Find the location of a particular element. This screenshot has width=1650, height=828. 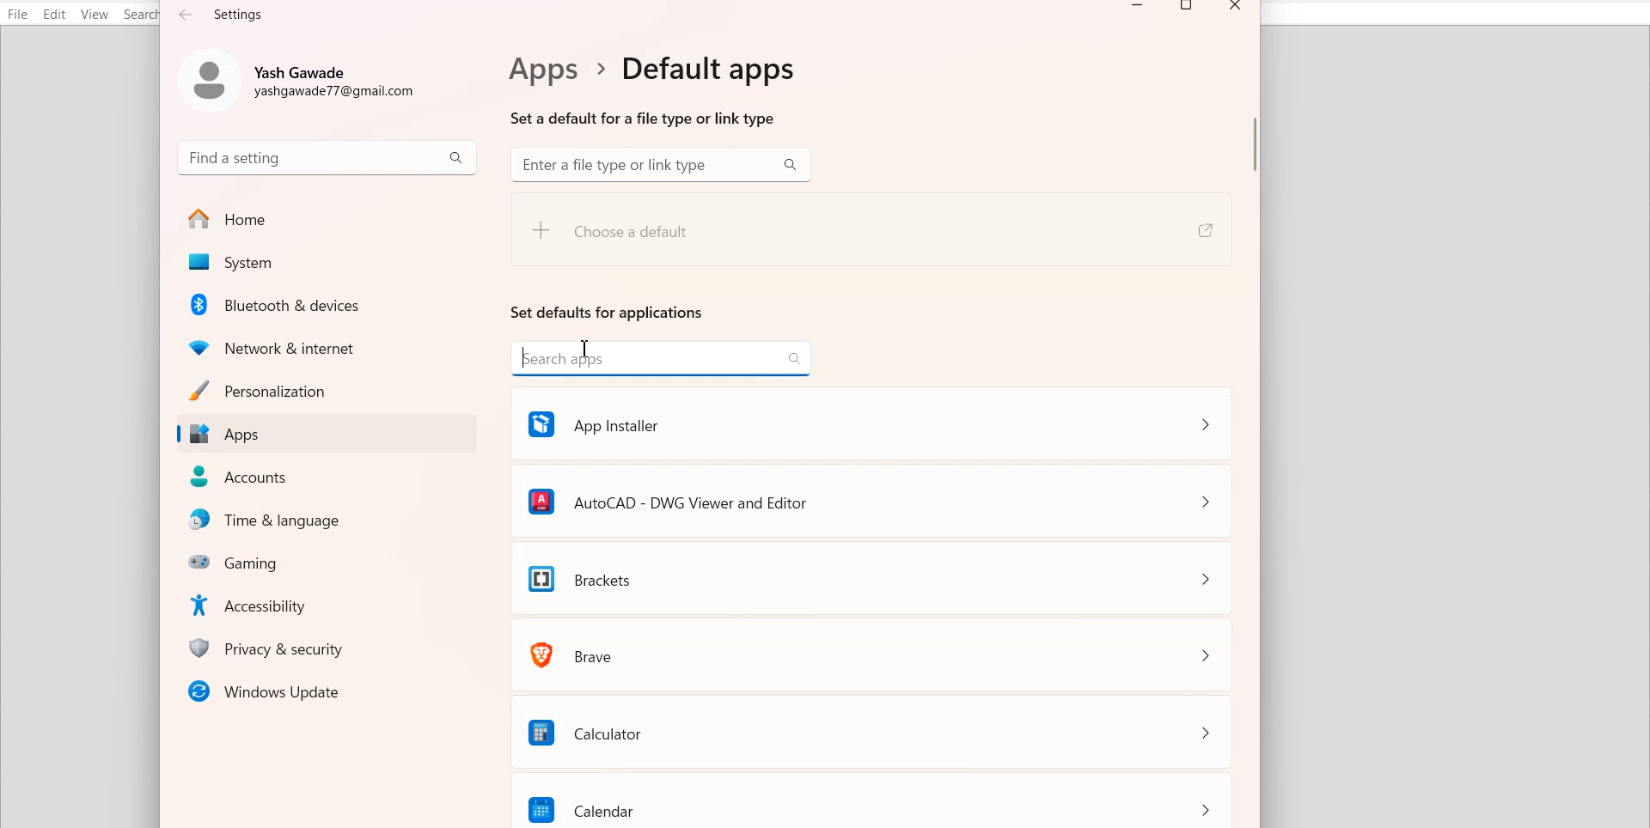

Edit is located at coordinates (55, 14).